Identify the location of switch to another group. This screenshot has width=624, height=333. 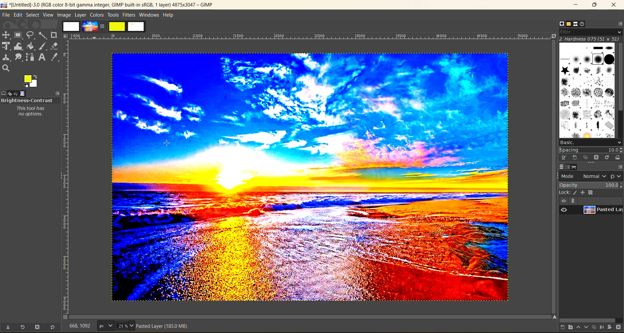
(617, 178).